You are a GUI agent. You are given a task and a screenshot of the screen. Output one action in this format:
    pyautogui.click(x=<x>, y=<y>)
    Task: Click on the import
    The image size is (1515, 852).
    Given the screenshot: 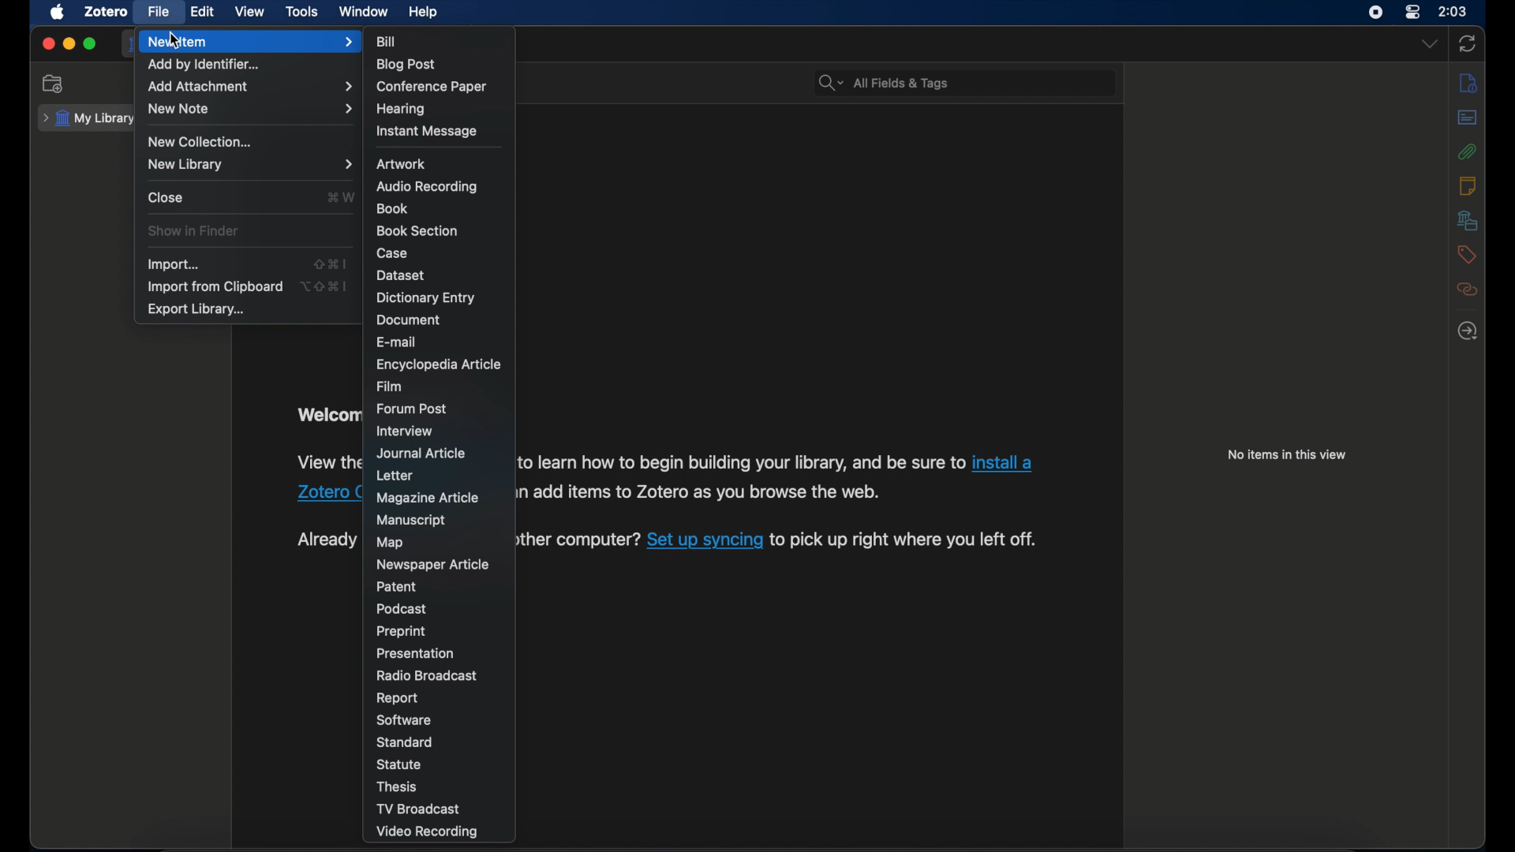 What is the action you would take?
    pyautogui.click(x=172, y=265)
    